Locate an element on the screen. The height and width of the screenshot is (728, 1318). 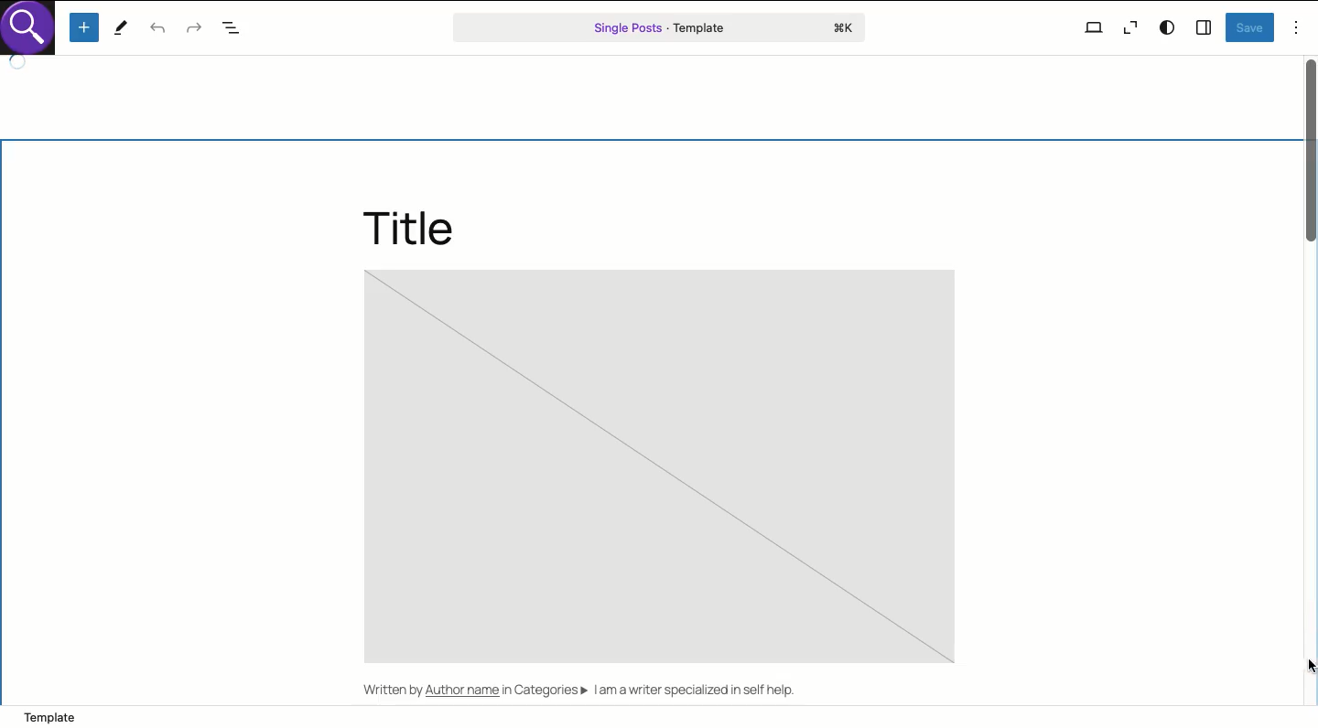
Save is located at coordinates (1250, 27).